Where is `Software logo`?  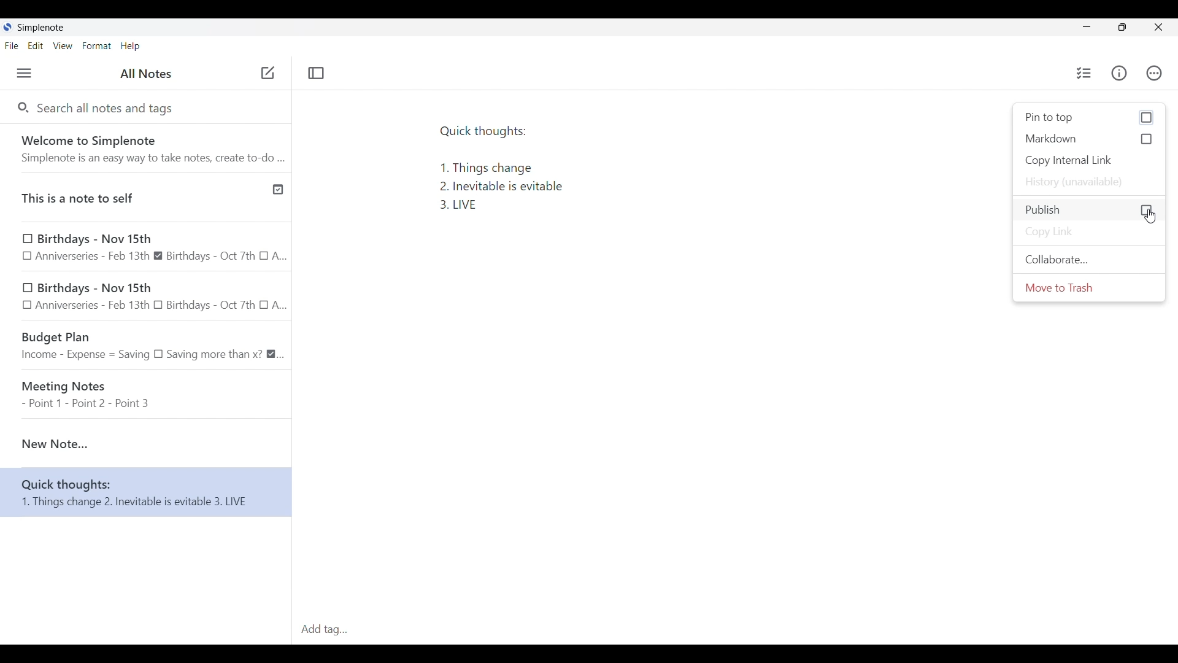 Software logo is located at coordinates (8, 27).